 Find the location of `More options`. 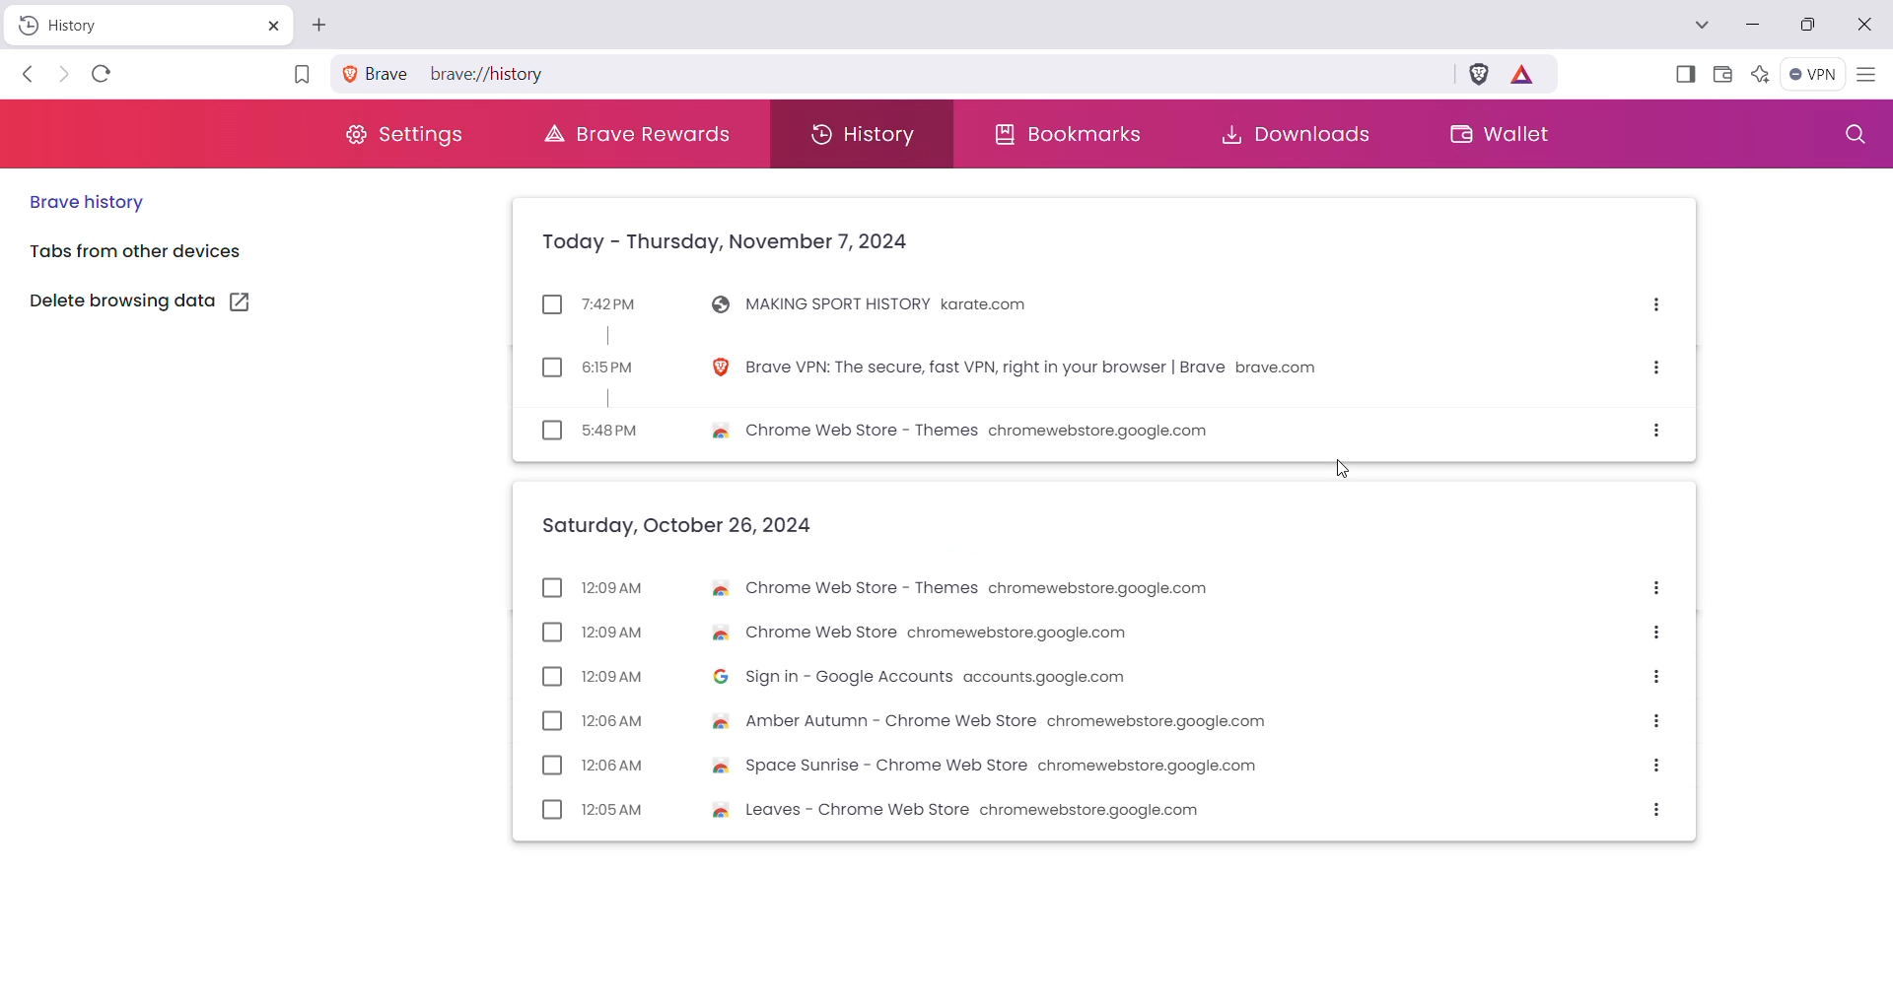

More options is located at coordinates (1639, 427).